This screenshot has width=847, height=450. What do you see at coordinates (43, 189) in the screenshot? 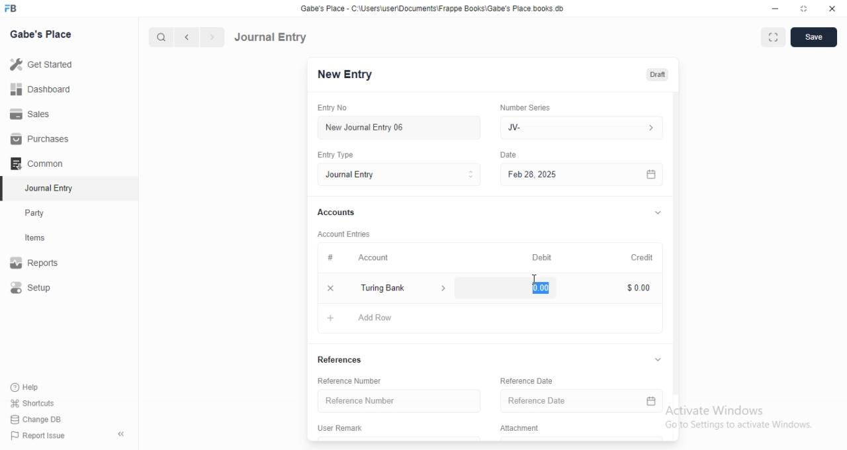
I see `Journal Entry` at bounding box center [43, 189].